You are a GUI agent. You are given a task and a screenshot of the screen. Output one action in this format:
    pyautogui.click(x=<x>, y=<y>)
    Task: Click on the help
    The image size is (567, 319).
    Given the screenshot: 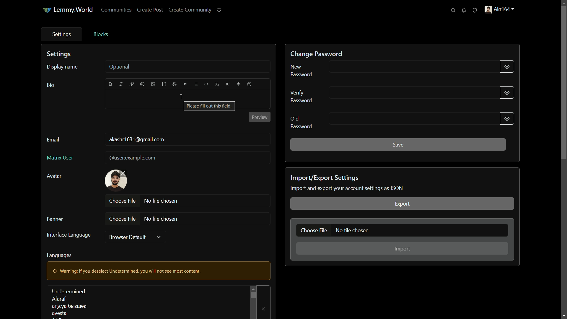 What is the action you would take?
    pyautogui.click(x=249, y=84)
    